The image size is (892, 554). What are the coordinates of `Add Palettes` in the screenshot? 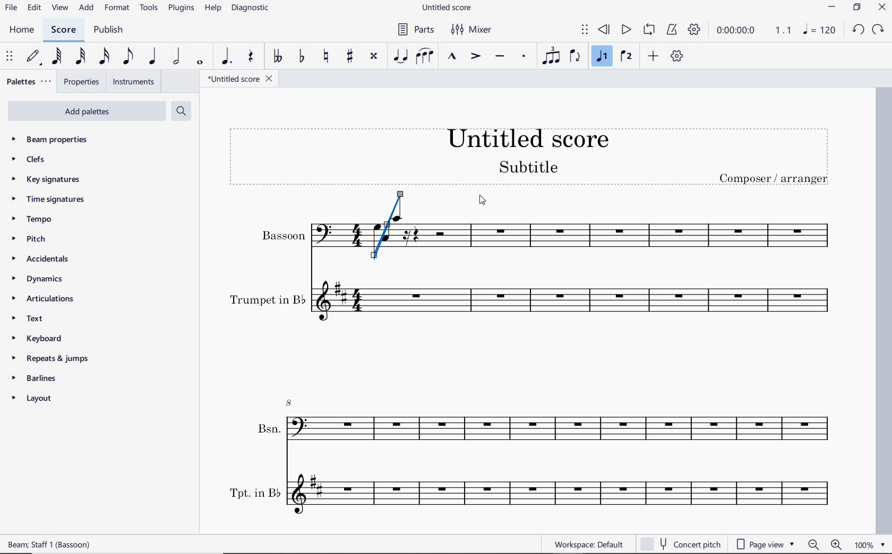 It's located at (87, 110).